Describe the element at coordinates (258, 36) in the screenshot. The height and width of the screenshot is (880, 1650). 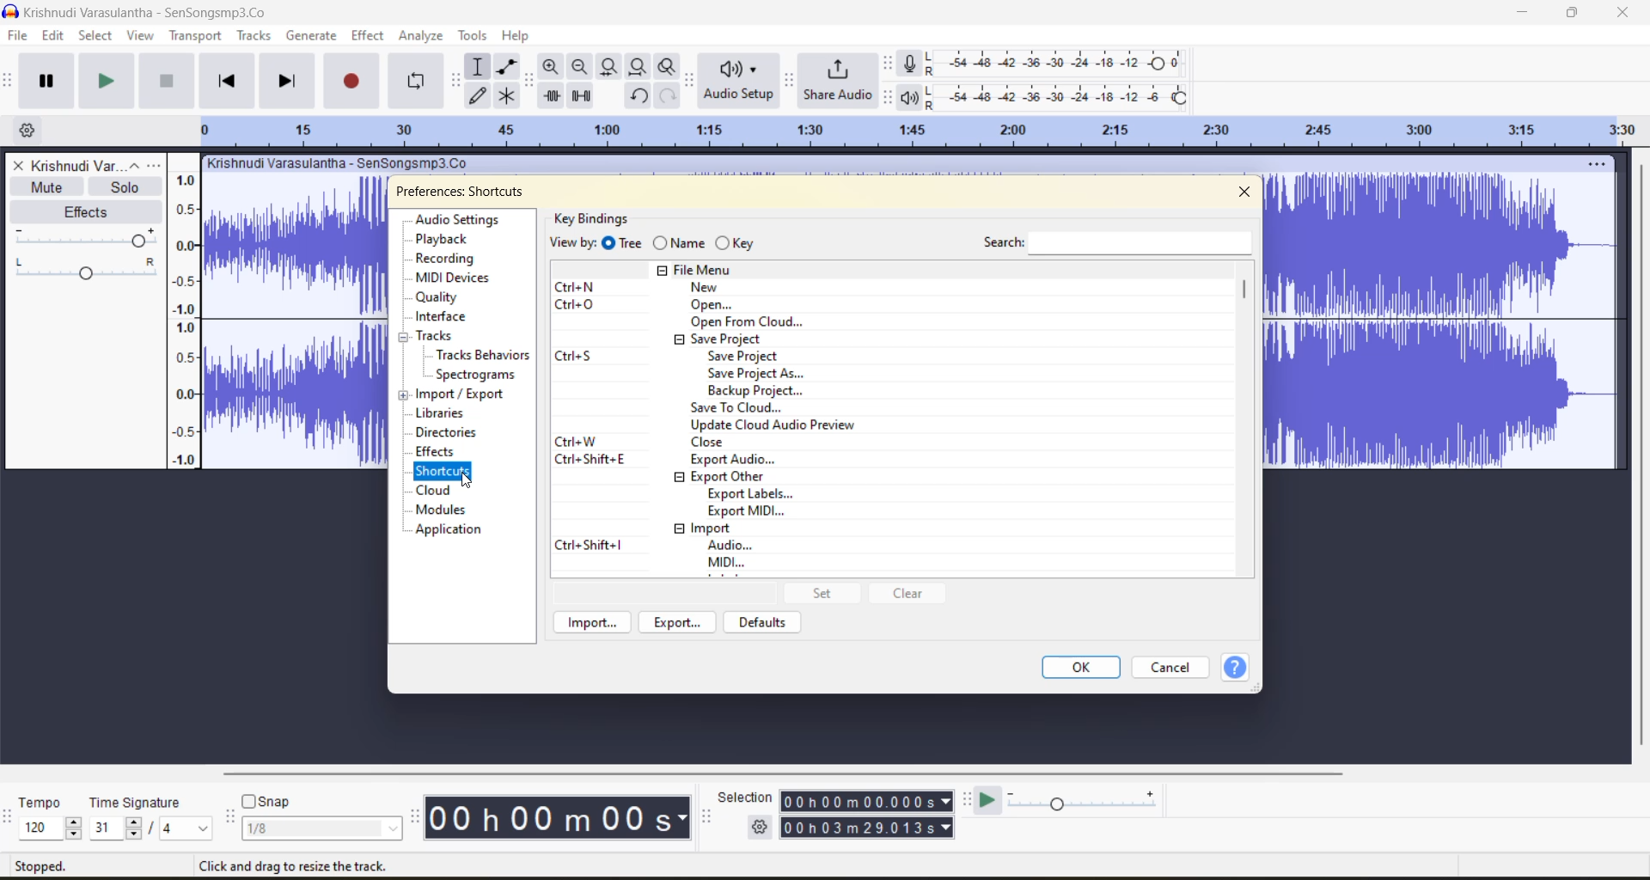
I see `tracks` at that location.